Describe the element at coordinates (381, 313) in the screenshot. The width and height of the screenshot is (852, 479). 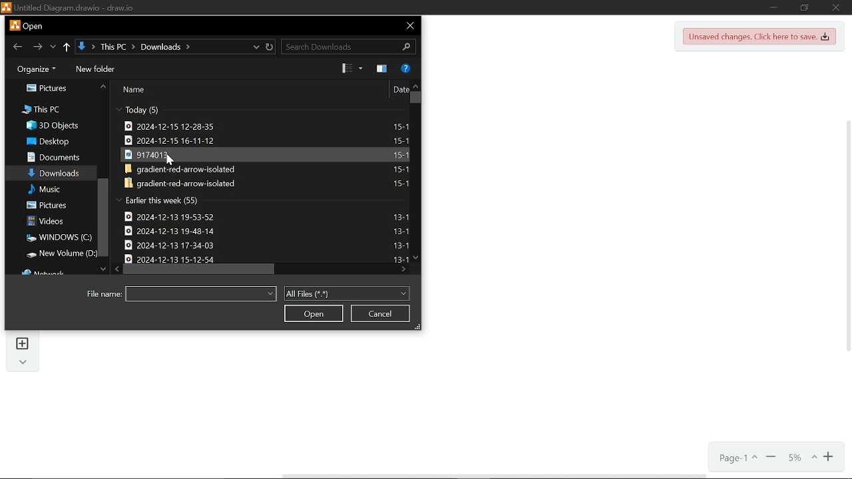
I see `Cancel` at that location.